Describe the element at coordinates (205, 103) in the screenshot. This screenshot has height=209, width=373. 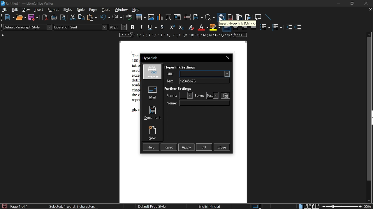
I see `name` at that location.